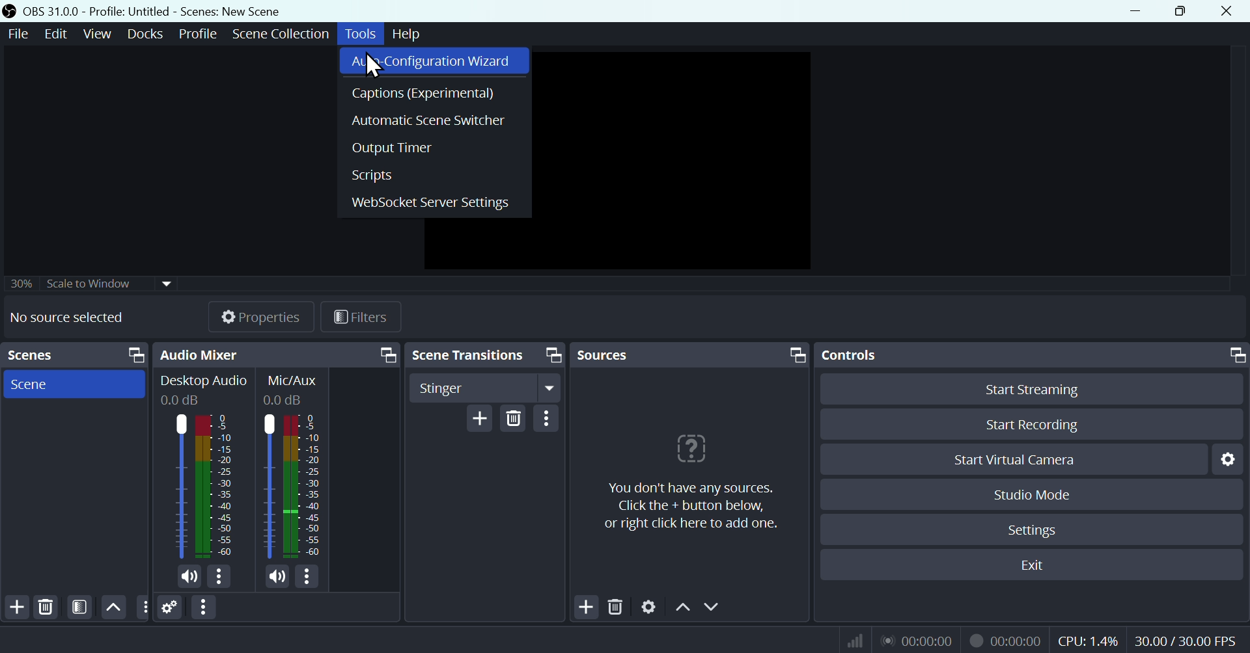 The image size is (1250, 653). Describe the element at coordinates (1226, 459) in the screenshot. I see `Settings` at that location.